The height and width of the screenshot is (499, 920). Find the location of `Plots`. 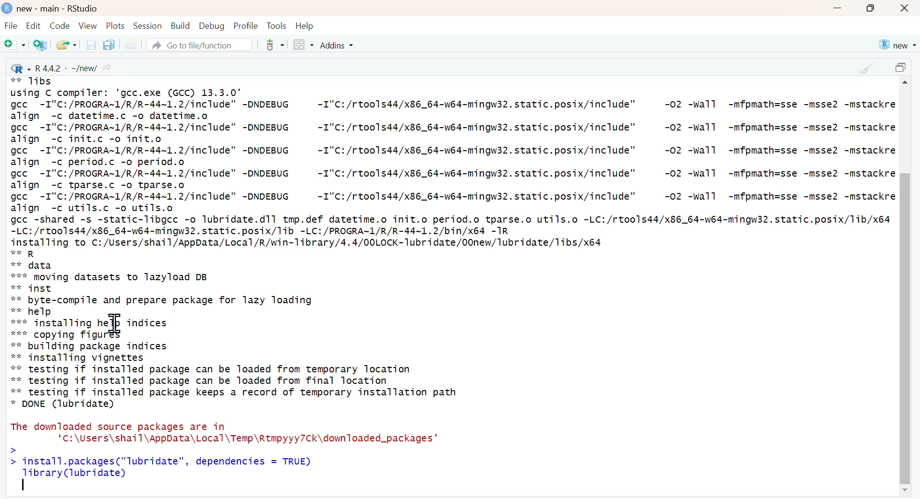

Plots is located at coordinates (116, 25).